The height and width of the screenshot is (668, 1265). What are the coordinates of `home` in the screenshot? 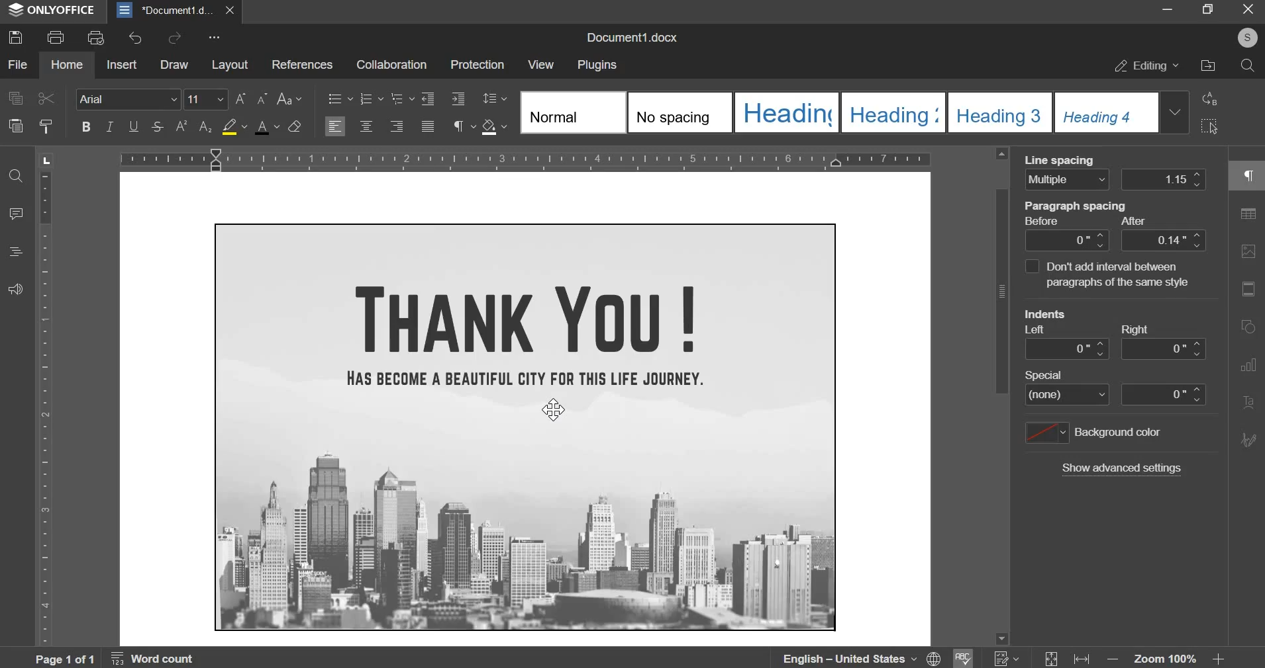 It's located at (66, 63).